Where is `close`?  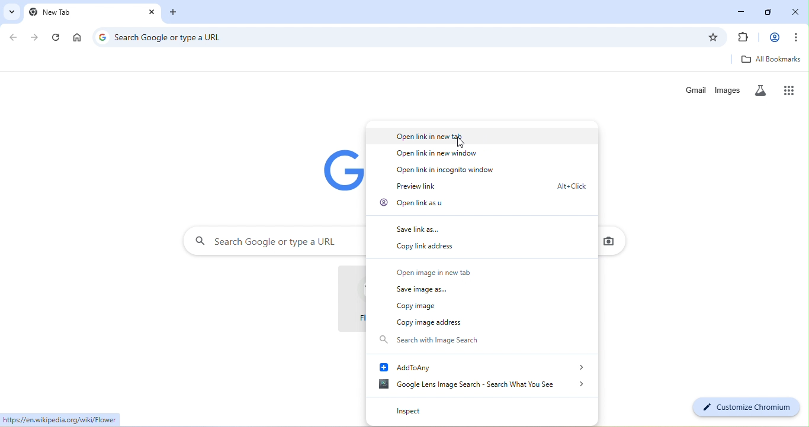
close is located at coordinates (152, 12).